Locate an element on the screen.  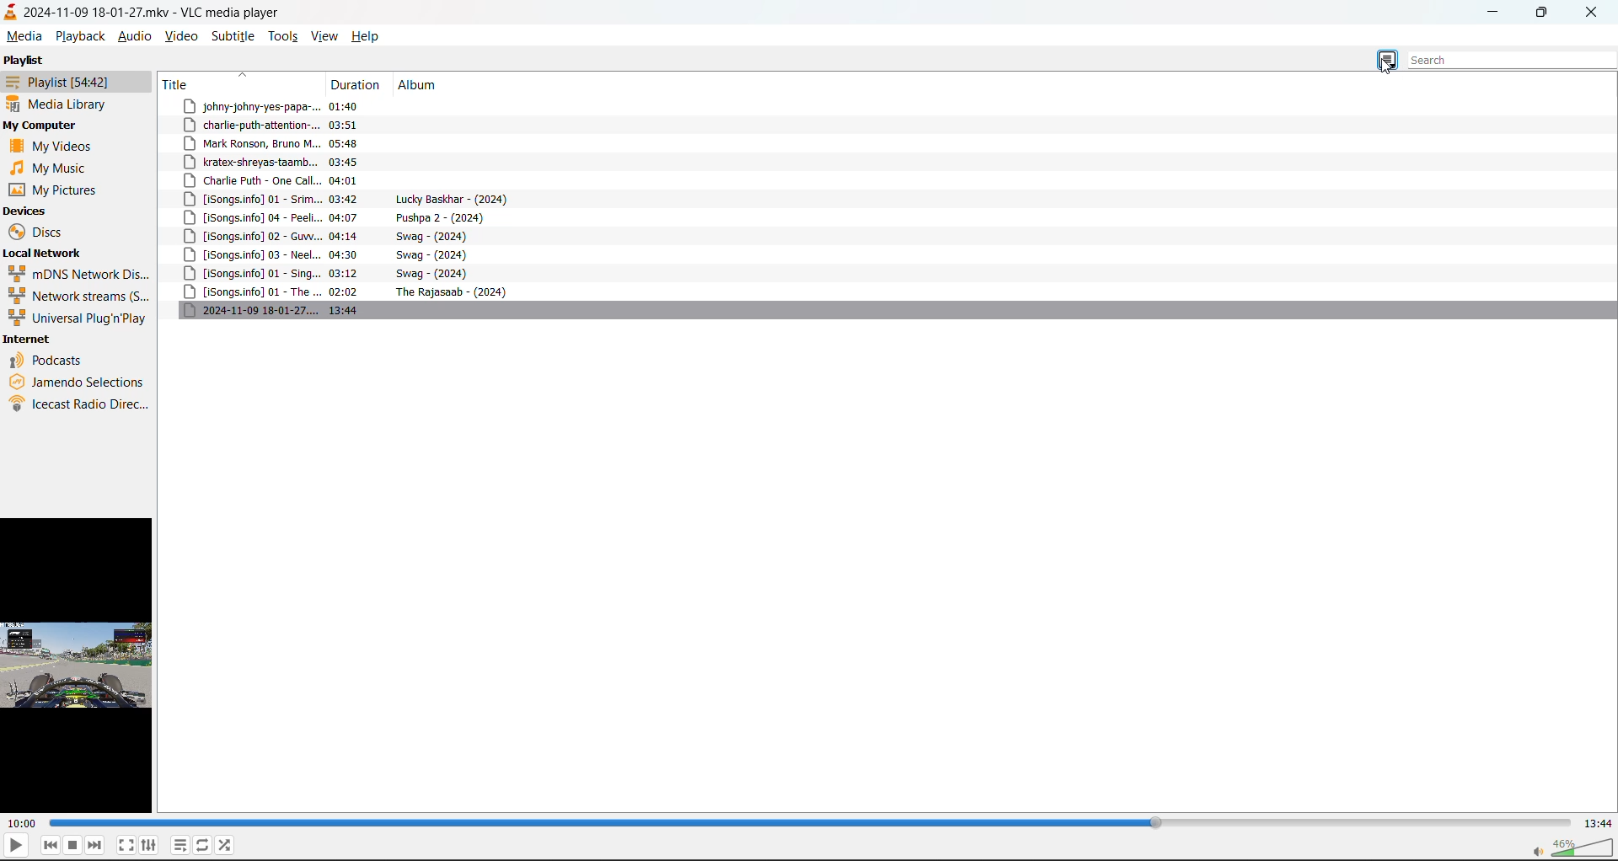
album is located at coordinates (423, 85).